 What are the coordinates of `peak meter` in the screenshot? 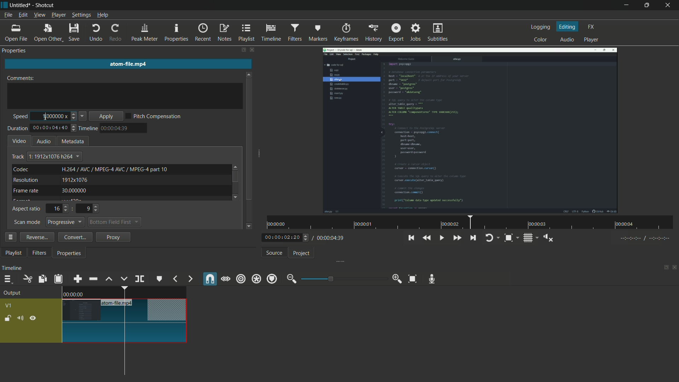 It's located at (144, 33).